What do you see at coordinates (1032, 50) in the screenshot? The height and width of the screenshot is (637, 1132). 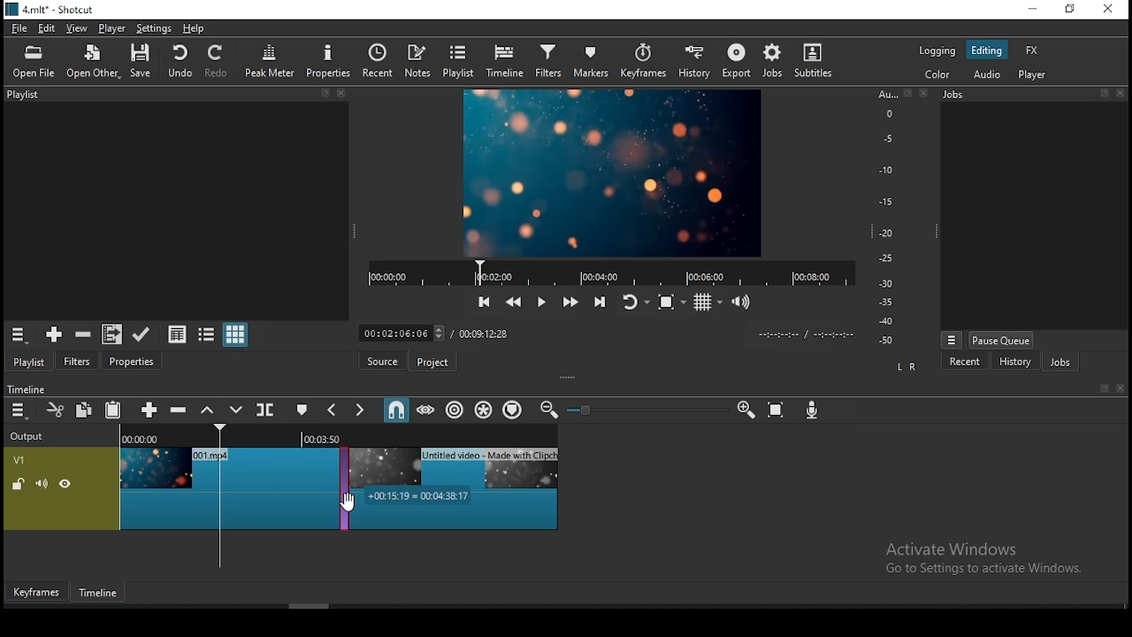 I see `fx` at bounding box center [1032, 50].